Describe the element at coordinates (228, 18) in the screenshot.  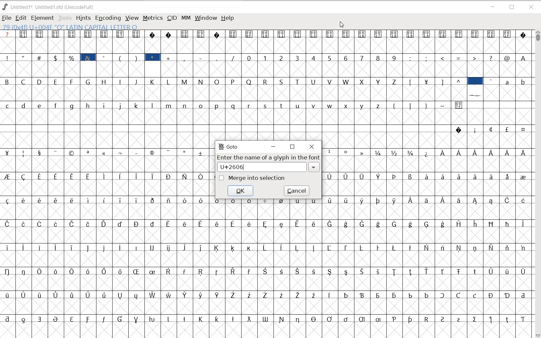
I see `HELP` at that location.